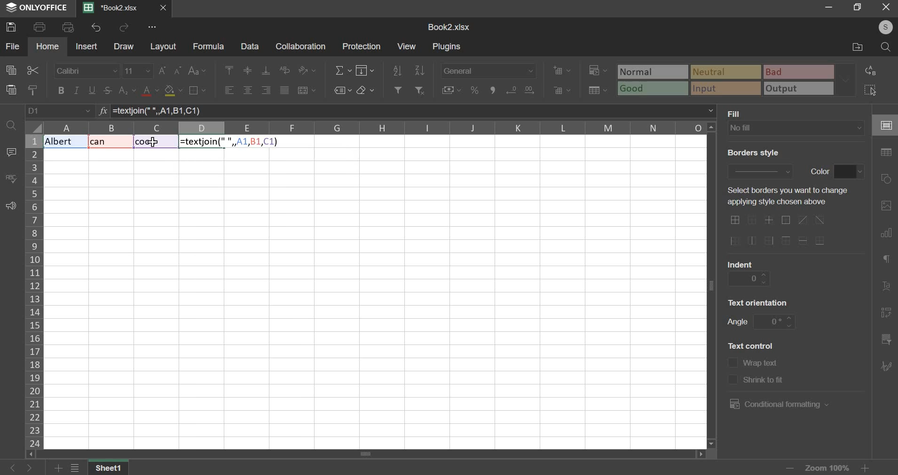 This screenshot has width=898, height=475. Describe the element at coordinates (886, 366) in the screenshot. I see `signature` at that location.